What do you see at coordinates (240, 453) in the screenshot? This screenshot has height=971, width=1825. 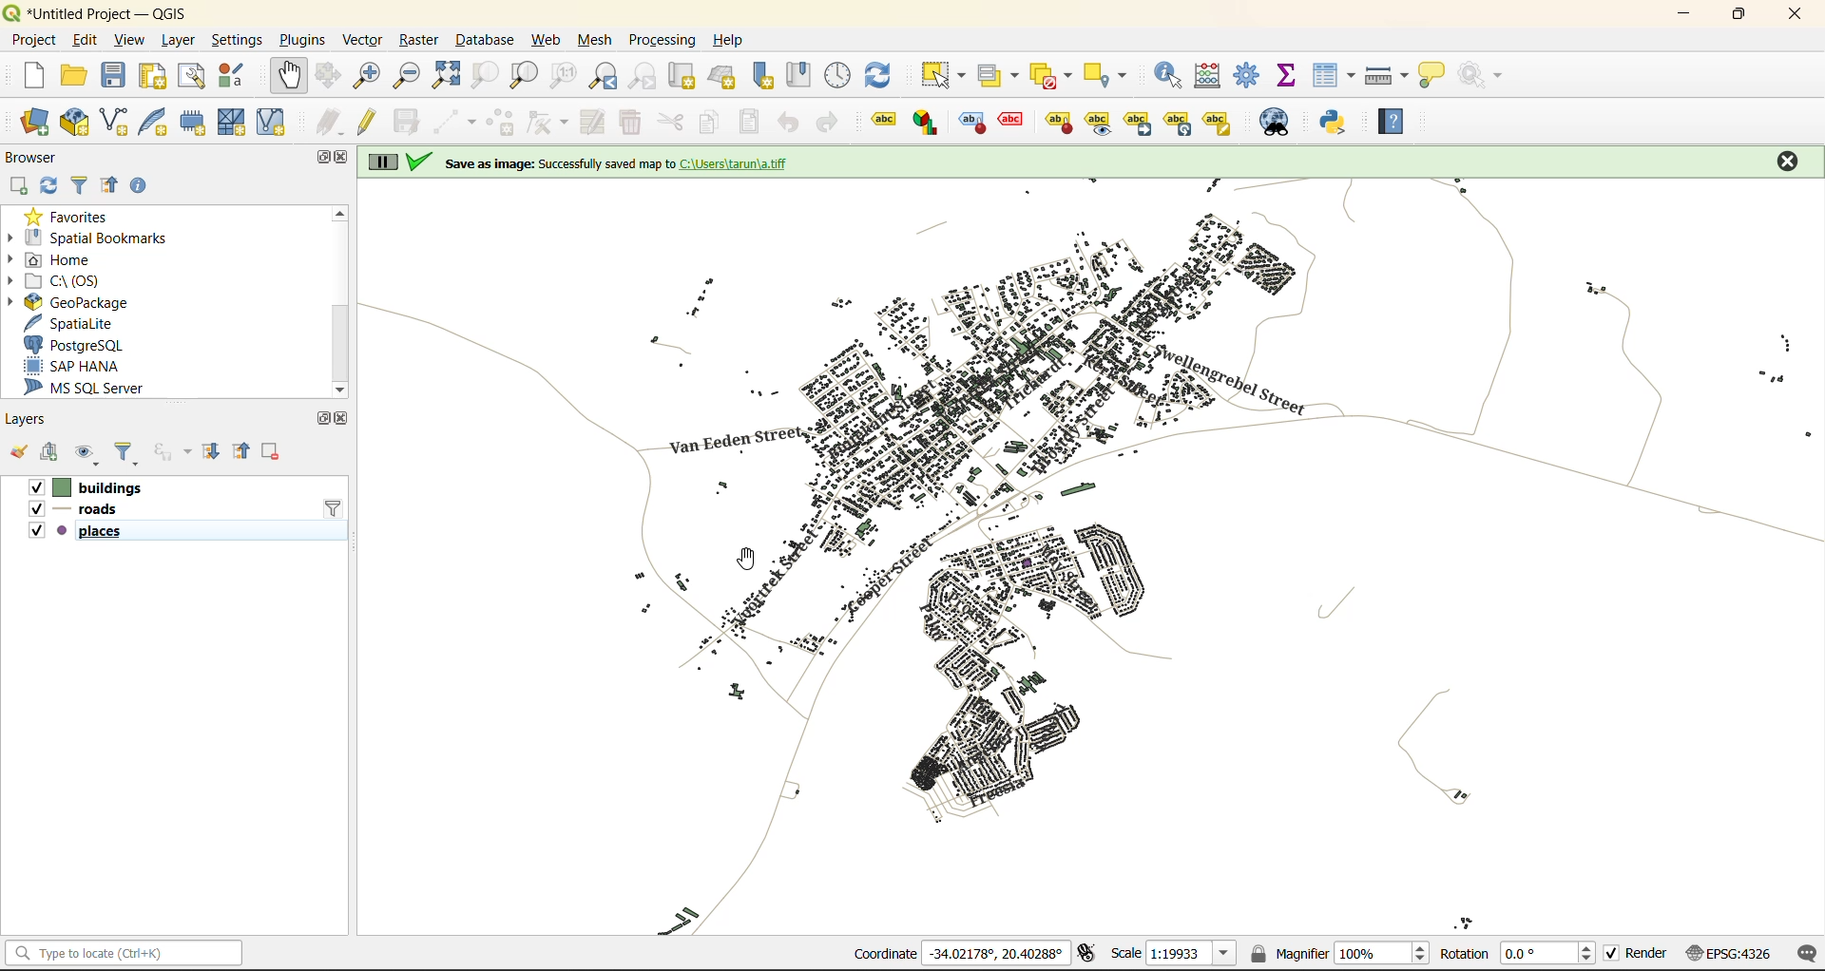 I see `collapse all` at bounding box center [240, 453].